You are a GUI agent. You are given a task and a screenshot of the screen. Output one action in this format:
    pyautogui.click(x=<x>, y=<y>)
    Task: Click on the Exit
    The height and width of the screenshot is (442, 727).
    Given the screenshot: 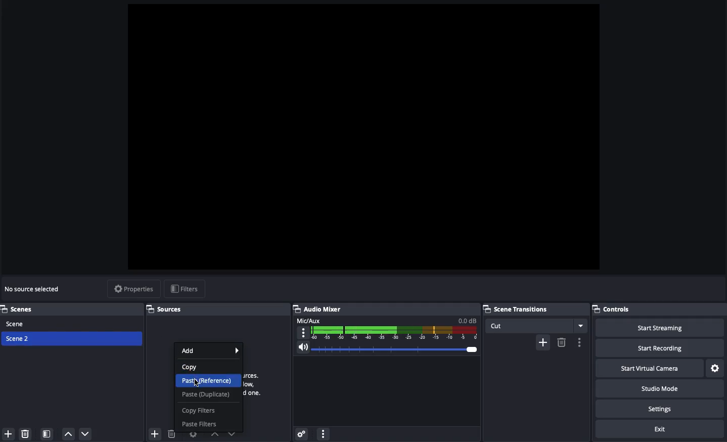 What is the action you would take?
    pyautogui.click(x=660, y=428)
    